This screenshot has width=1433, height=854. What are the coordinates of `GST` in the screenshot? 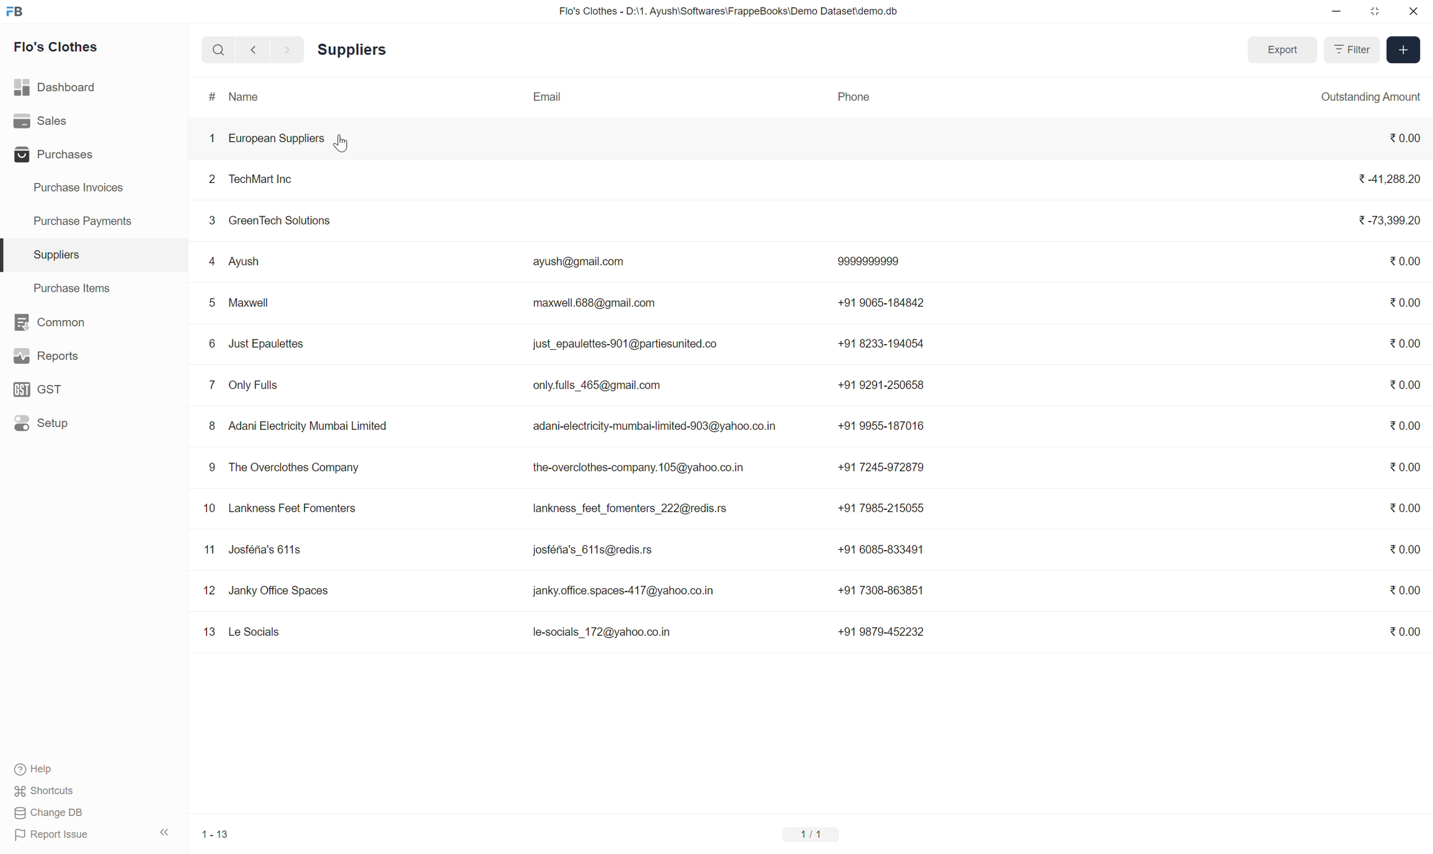 It's located at (38, 383).